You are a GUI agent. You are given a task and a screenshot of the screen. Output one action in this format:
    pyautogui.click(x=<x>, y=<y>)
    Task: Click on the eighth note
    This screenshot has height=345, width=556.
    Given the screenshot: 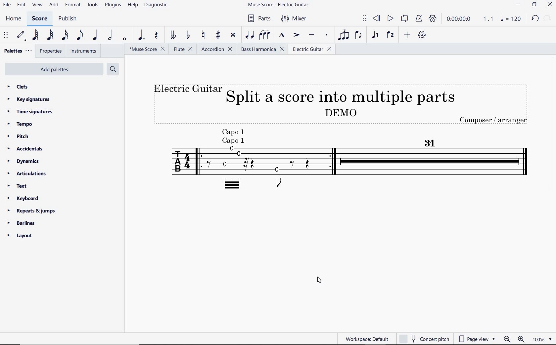 What is the action you would take?
    pyautogui.click(x=80, y=35)
    